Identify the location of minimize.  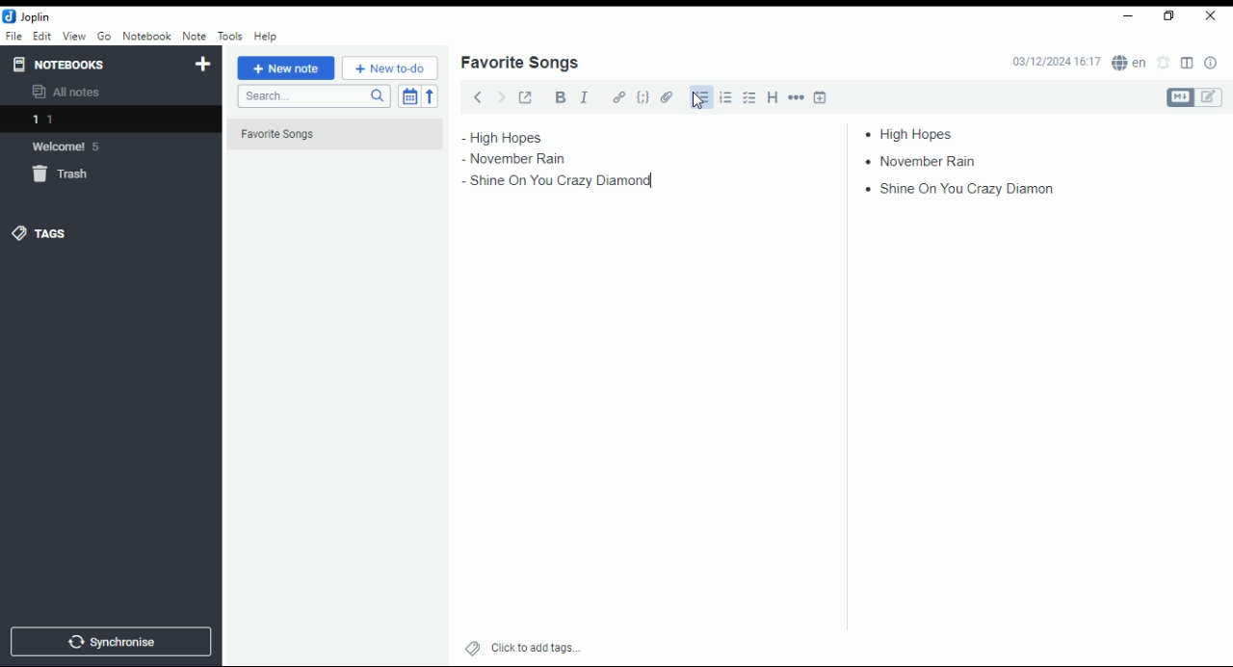
(1125, 17).